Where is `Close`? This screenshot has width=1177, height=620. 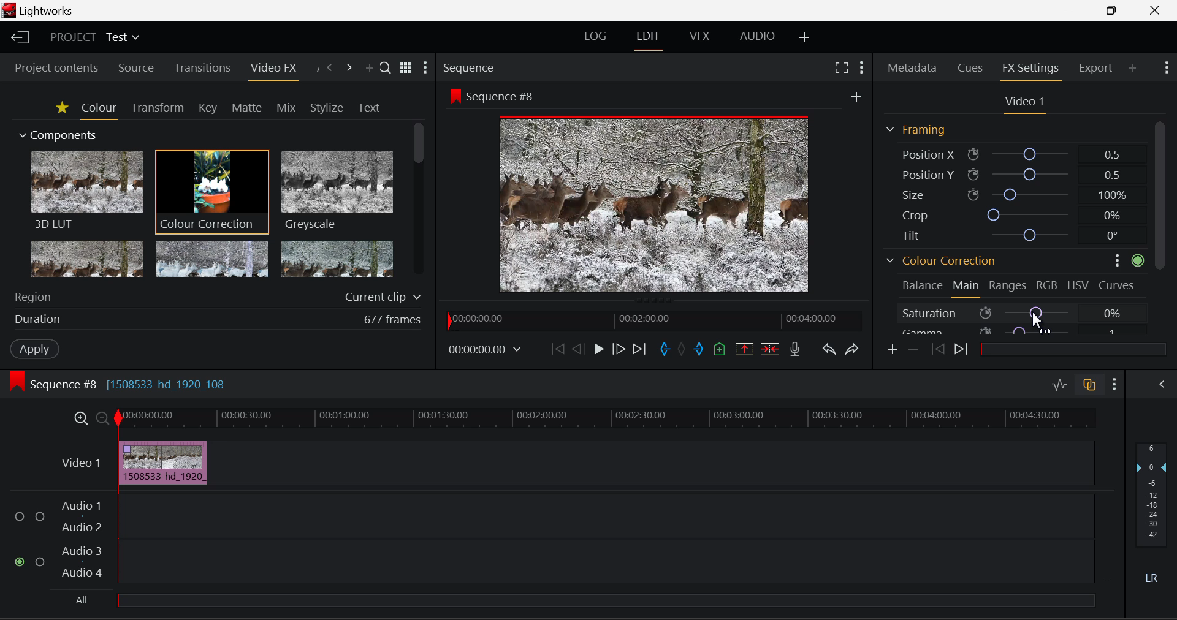 Close is located at coordinates (1154, 11).